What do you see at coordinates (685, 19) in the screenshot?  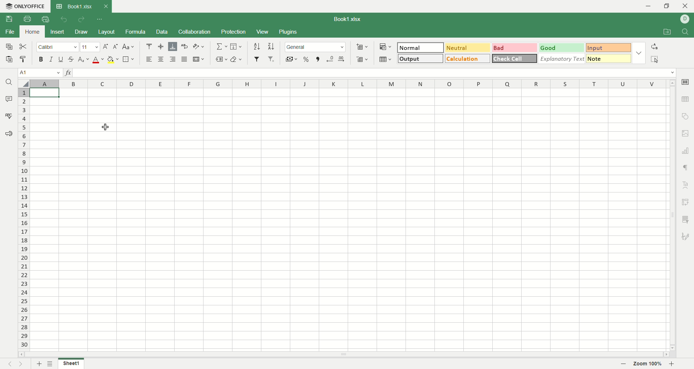 I see `account` at bounding box center [685, 19].